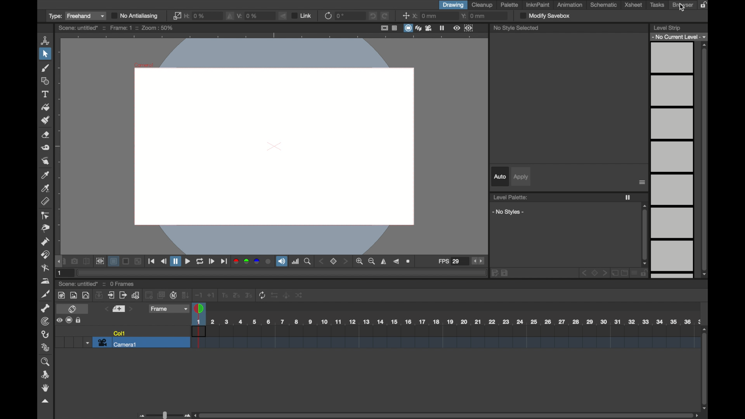 The image size is (745, 419). What do you see at coordinates (383, 28) in the screenshot?
I see `full screen` at bounding box center [383, 28].